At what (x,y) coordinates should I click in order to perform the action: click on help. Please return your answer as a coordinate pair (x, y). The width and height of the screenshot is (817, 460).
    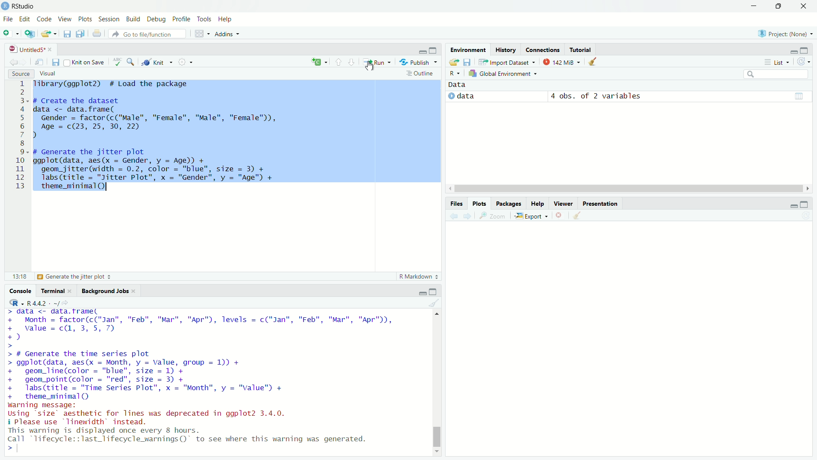
    Looking at the image, I should click on (538, 204).